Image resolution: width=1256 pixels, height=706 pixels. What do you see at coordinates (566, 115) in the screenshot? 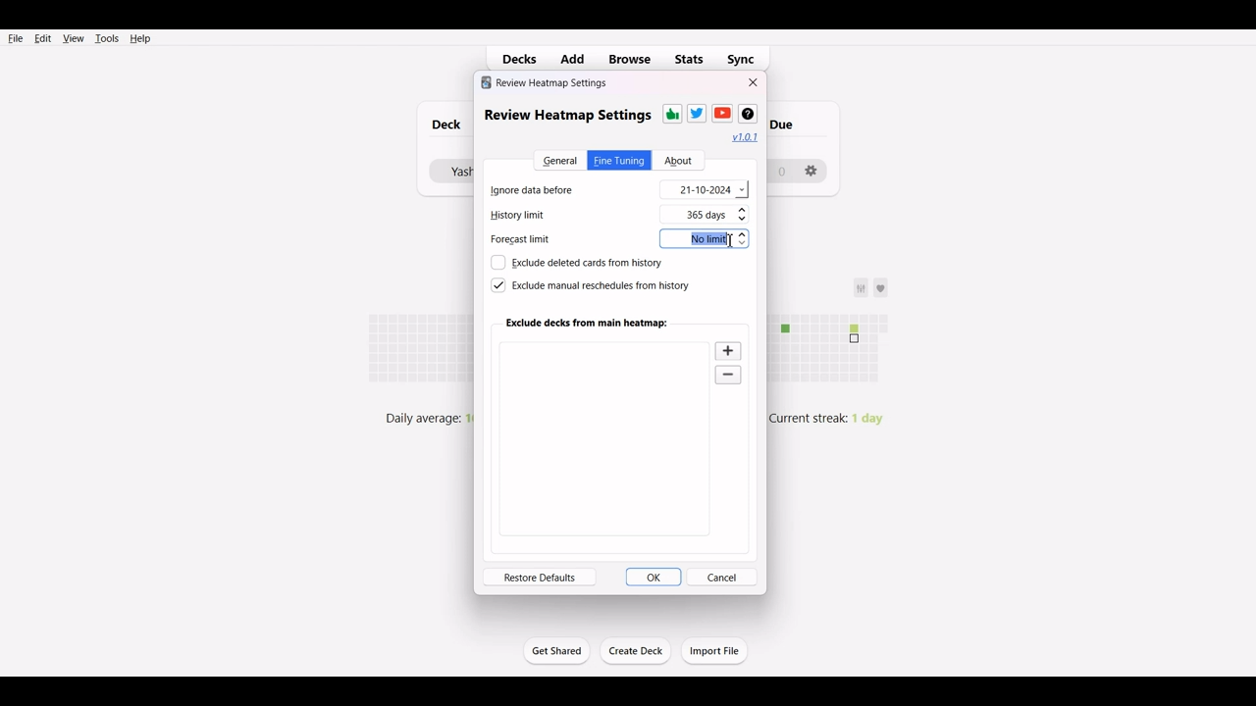
I see `review heatmap settings` at bounding box center [566, 115].